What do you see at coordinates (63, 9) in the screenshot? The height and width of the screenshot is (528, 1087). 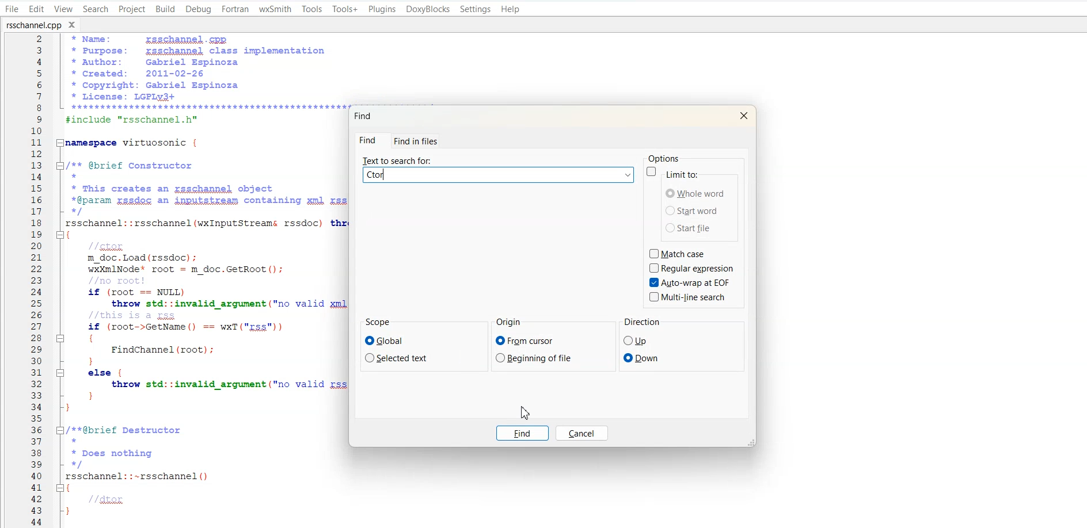 I see `View` at bounding box center [63, 9].